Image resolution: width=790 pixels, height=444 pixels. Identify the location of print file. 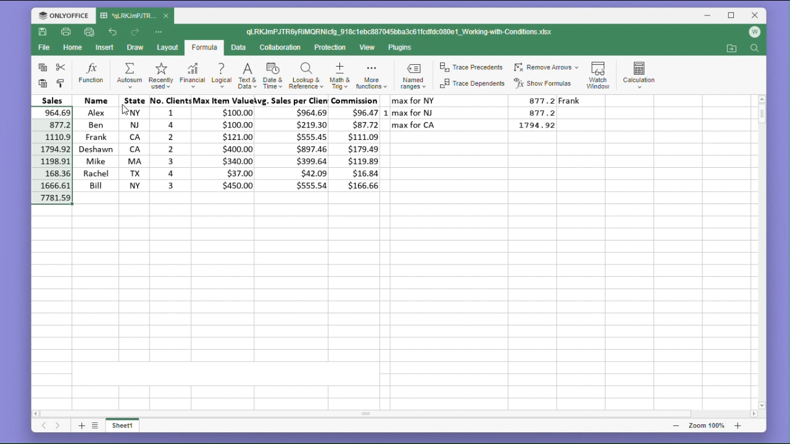
(67, 33).